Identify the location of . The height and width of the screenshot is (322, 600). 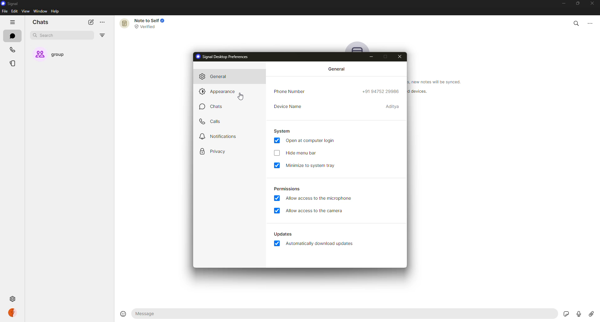
(416, 92).